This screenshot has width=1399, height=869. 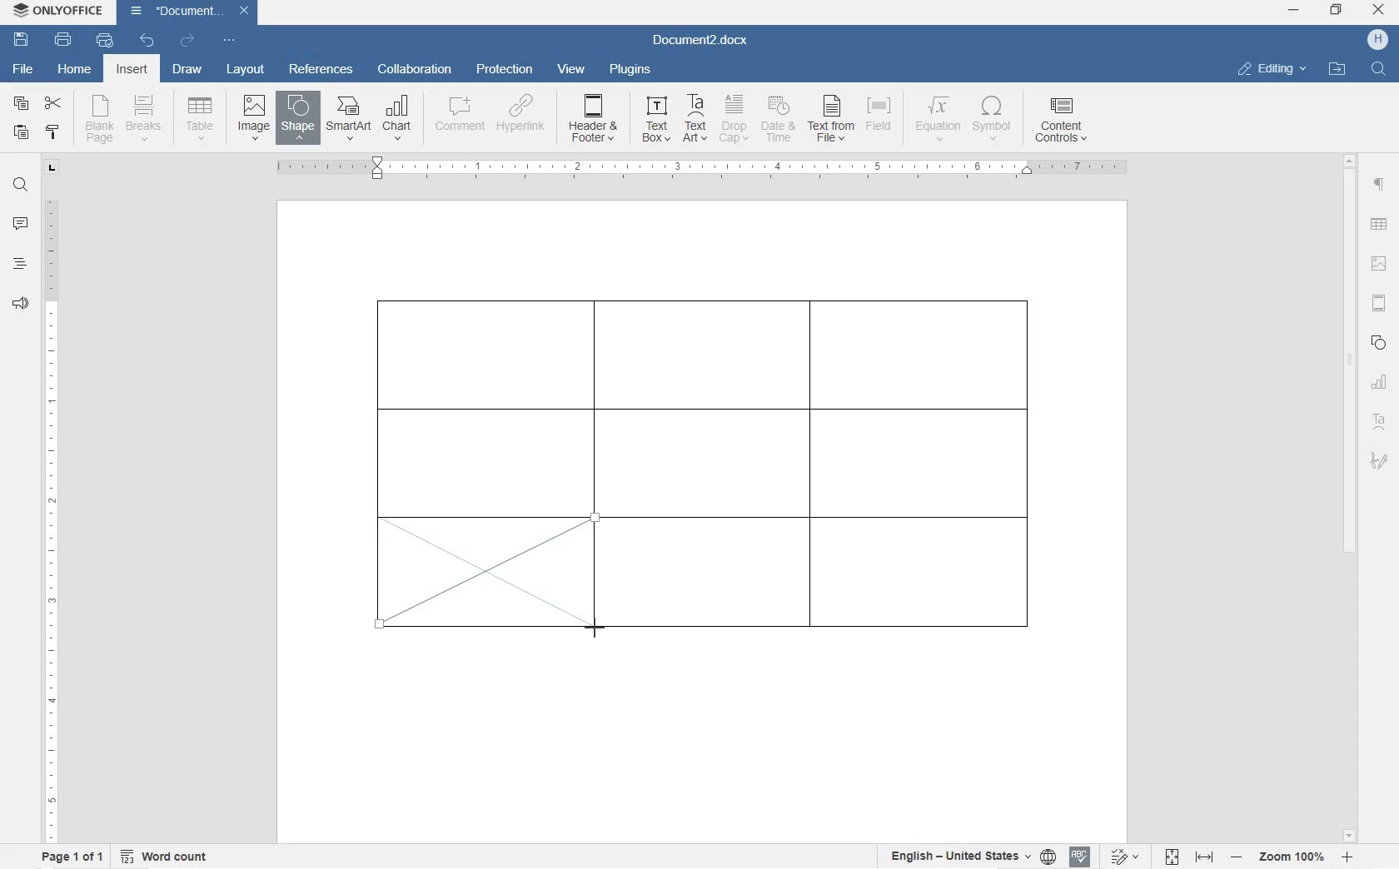 I want to click on FIND, so click(x=1380, y=68).